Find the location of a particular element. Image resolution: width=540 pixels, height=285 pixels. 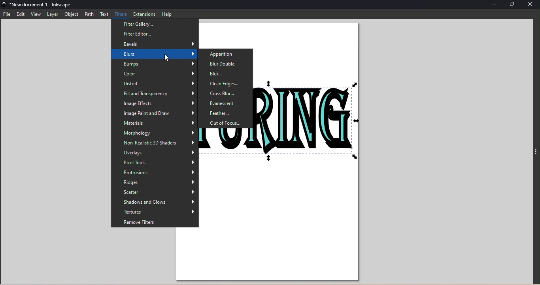

Edit is located at coordinates (21, 14).